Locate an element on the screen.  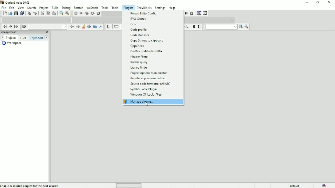
Undo is located at coordinates (29, 13).